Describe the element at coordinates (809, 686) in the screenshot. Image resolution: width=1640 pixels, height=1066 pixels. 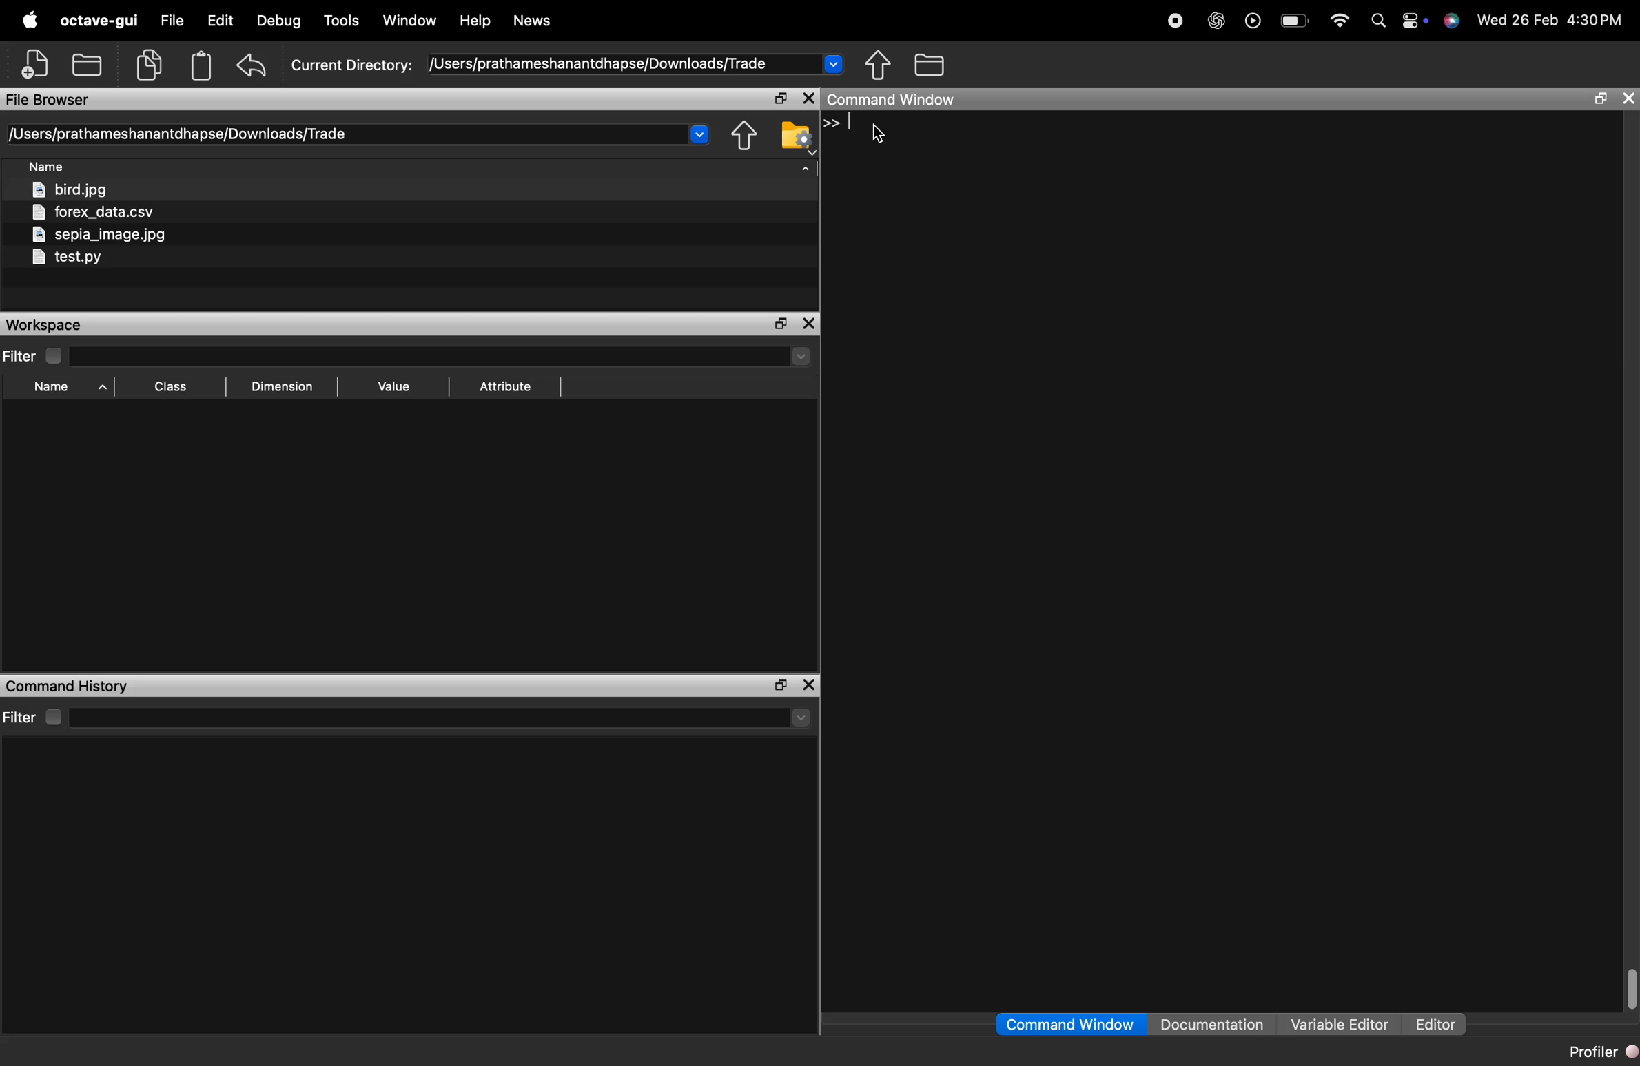
I see `close` at that location.